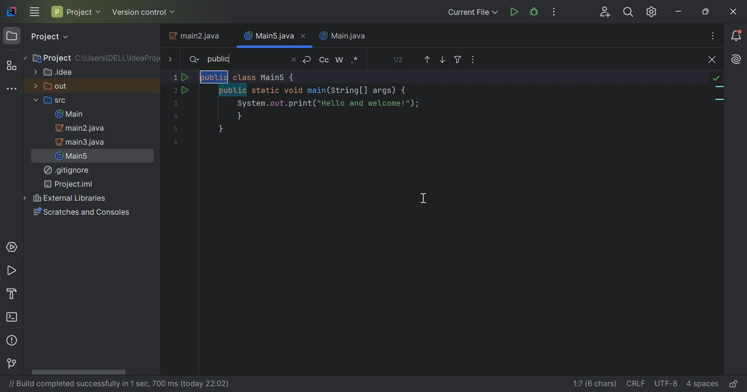 This screenshot has height=392, width=747. What do you see at coordinates (667, 384) in the screenshot?
I see `file encoding: UTF-8` at bounding box center [667, 384].